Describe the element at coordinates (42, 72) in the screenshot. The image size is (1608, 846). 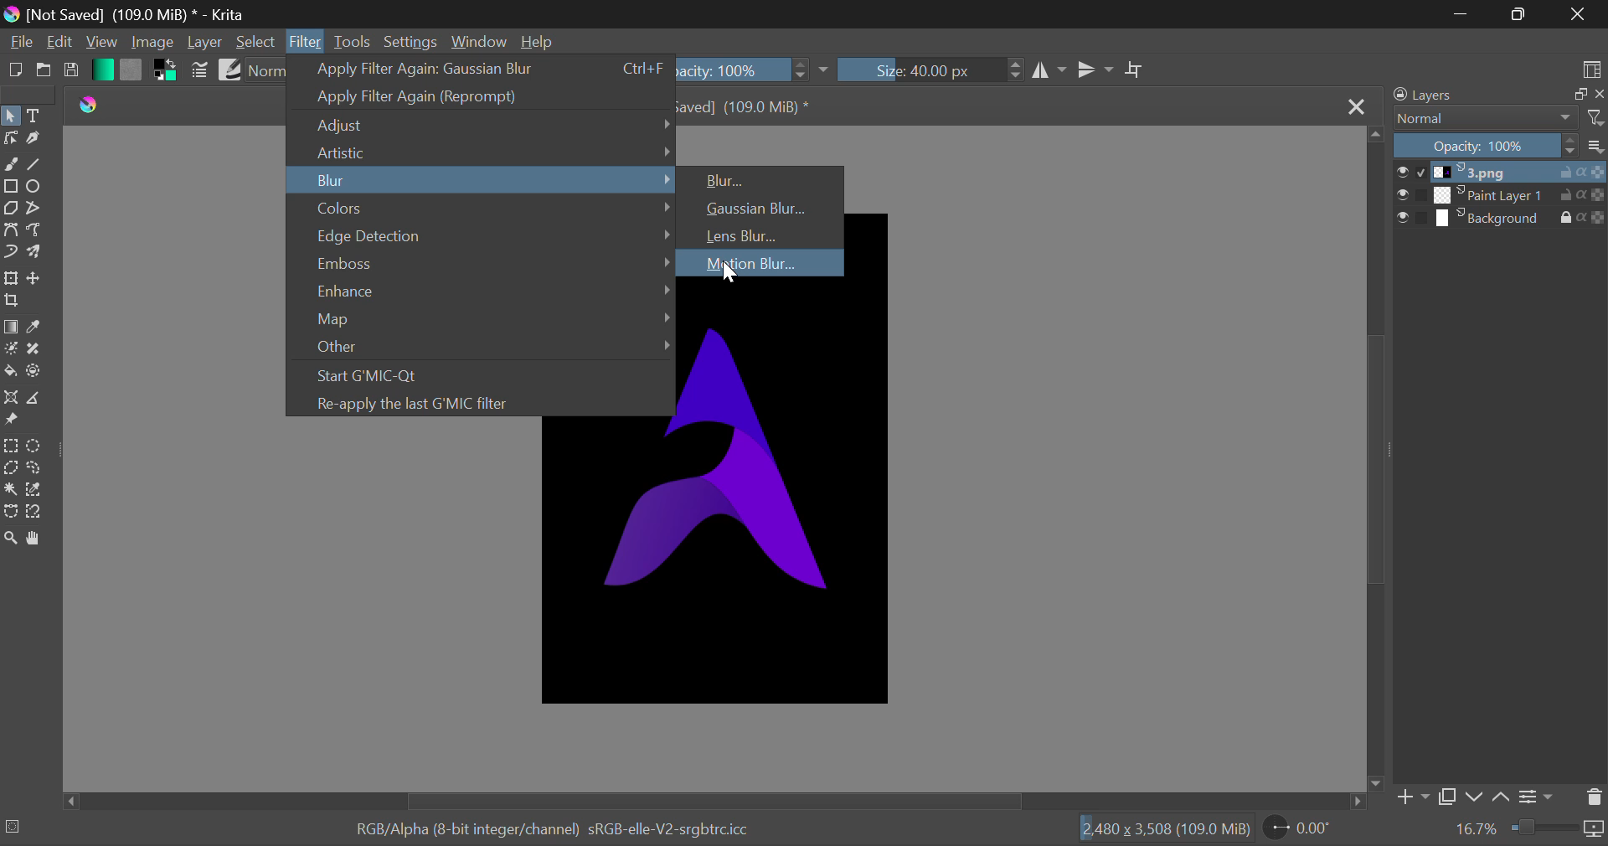
I see `Open` at that location.